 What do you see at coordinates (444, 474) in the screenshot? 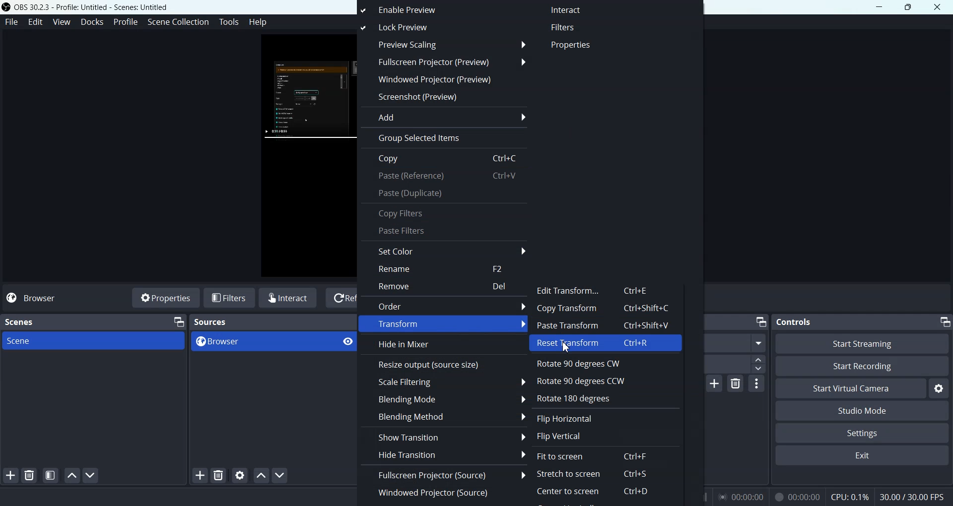
I see `Fullscreen Projector (Source)` at bounding box center [444, 474].